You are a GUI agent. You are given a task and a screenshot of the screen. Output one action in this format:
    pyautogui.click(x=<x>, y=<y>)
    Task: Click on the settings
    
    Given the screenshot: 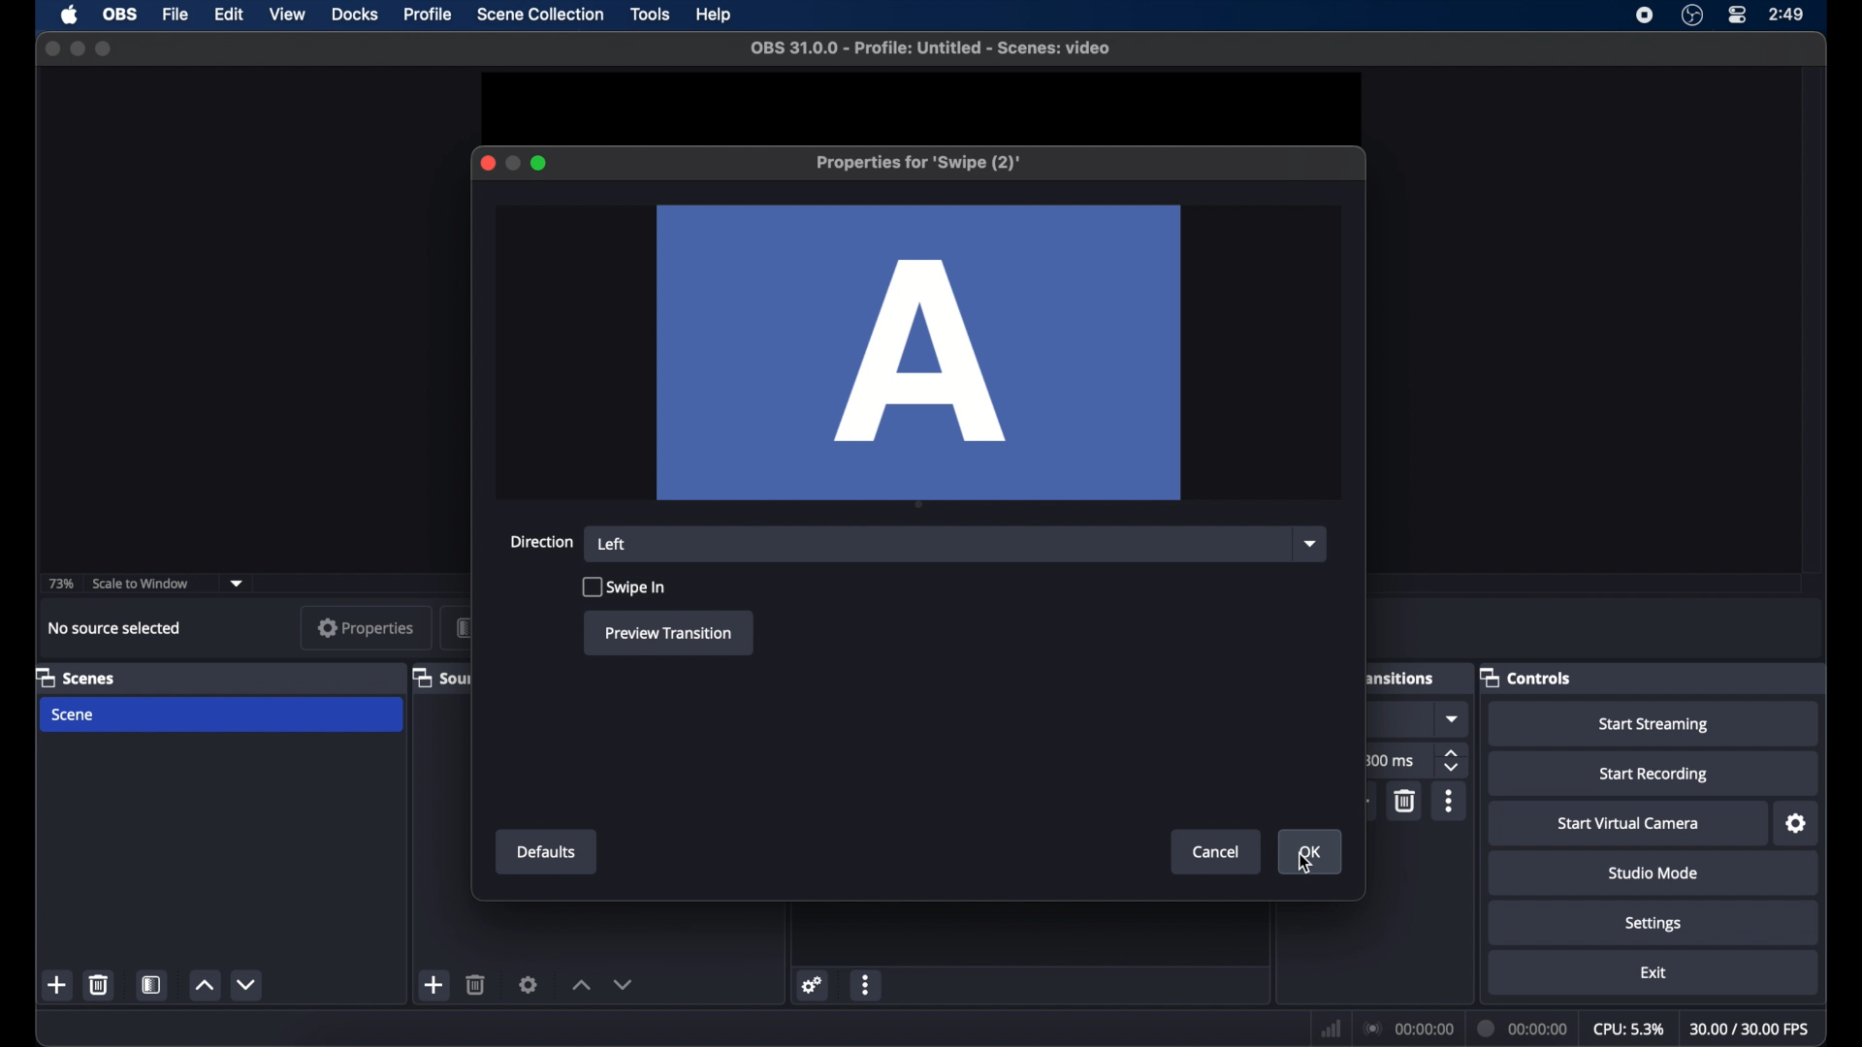 What is the action you would take?
    pyautogui.click(x=1798, y=824)
    